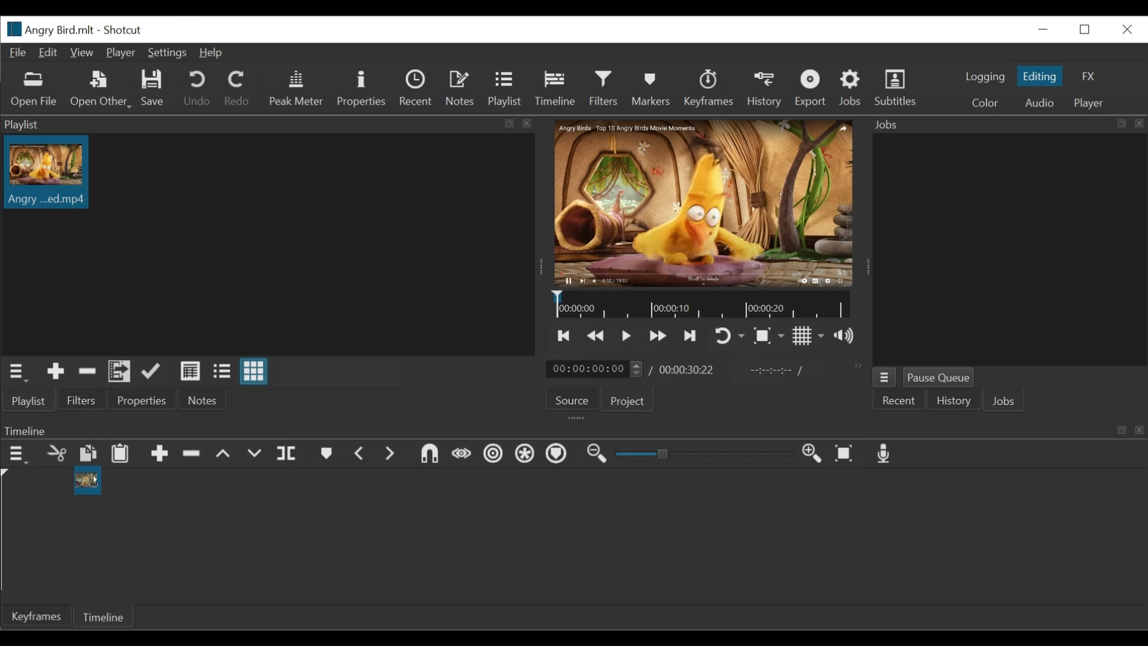  Describe the element at coordinates (47, 29) in the screenshot. I see `File Name` at that location.